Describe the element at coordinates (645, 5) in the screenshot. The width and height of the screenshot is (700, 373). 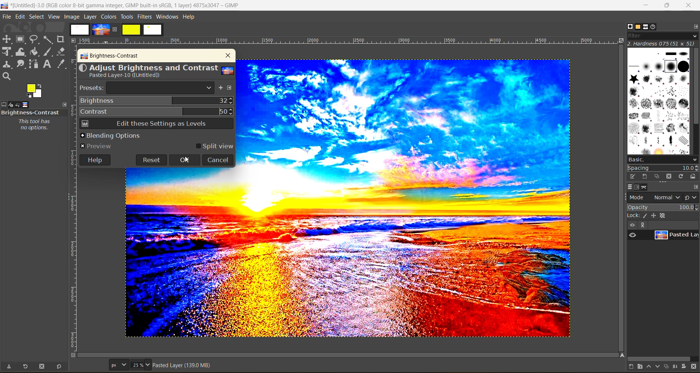
I see `minimize` at that location.